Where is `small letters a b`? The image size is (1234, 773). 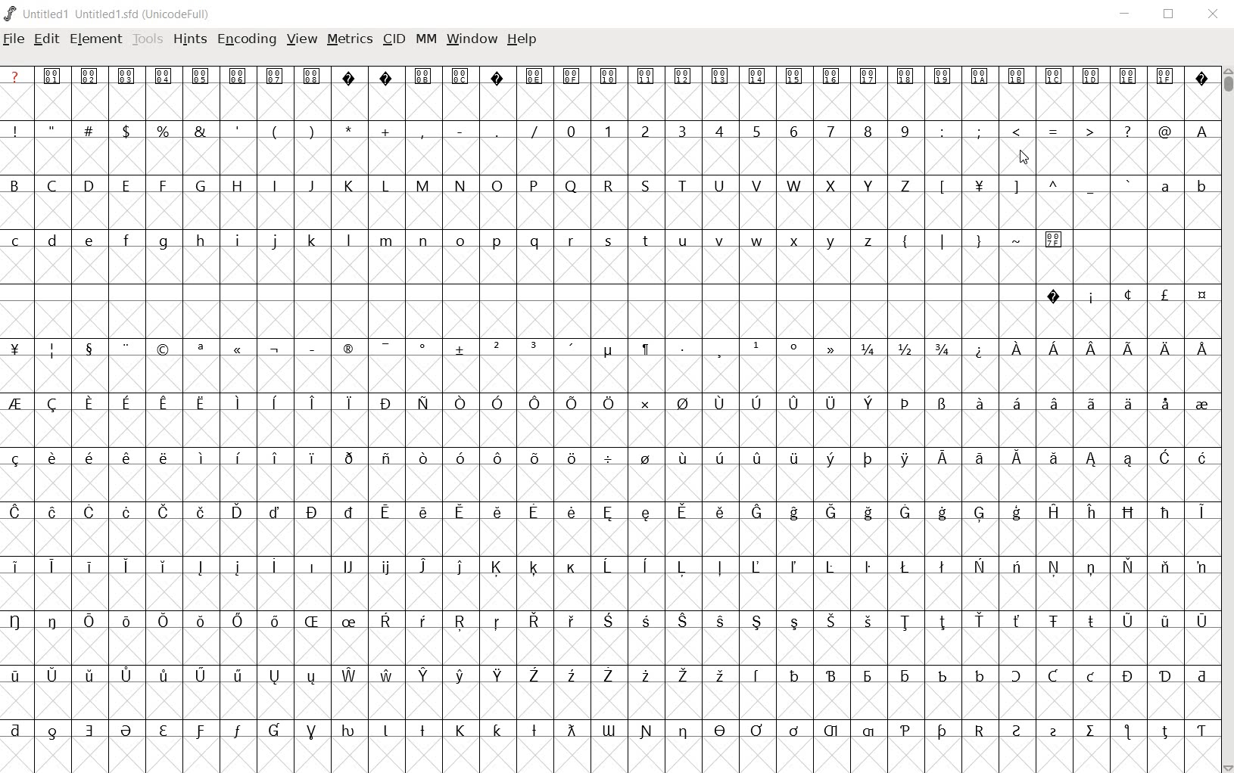 small letters a b is located at coordinates (1179, 185).